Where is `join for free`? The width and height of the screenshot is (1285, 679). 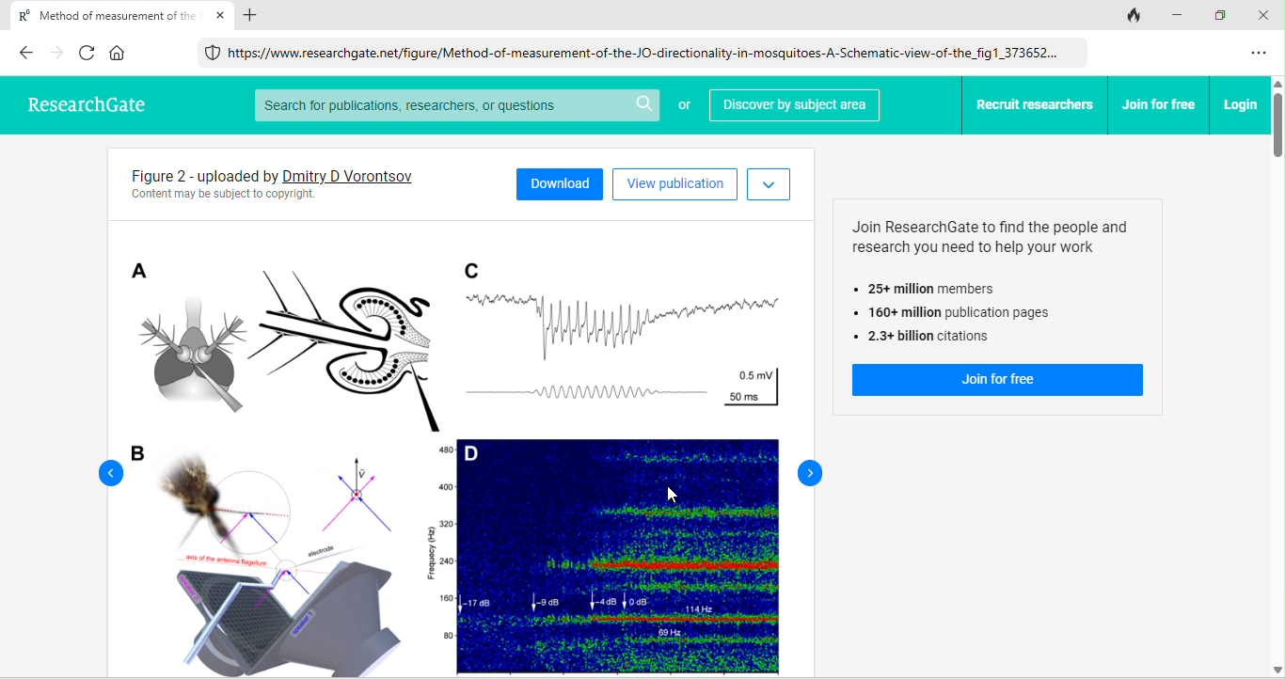 join for free is located at coordinates (997, 381).